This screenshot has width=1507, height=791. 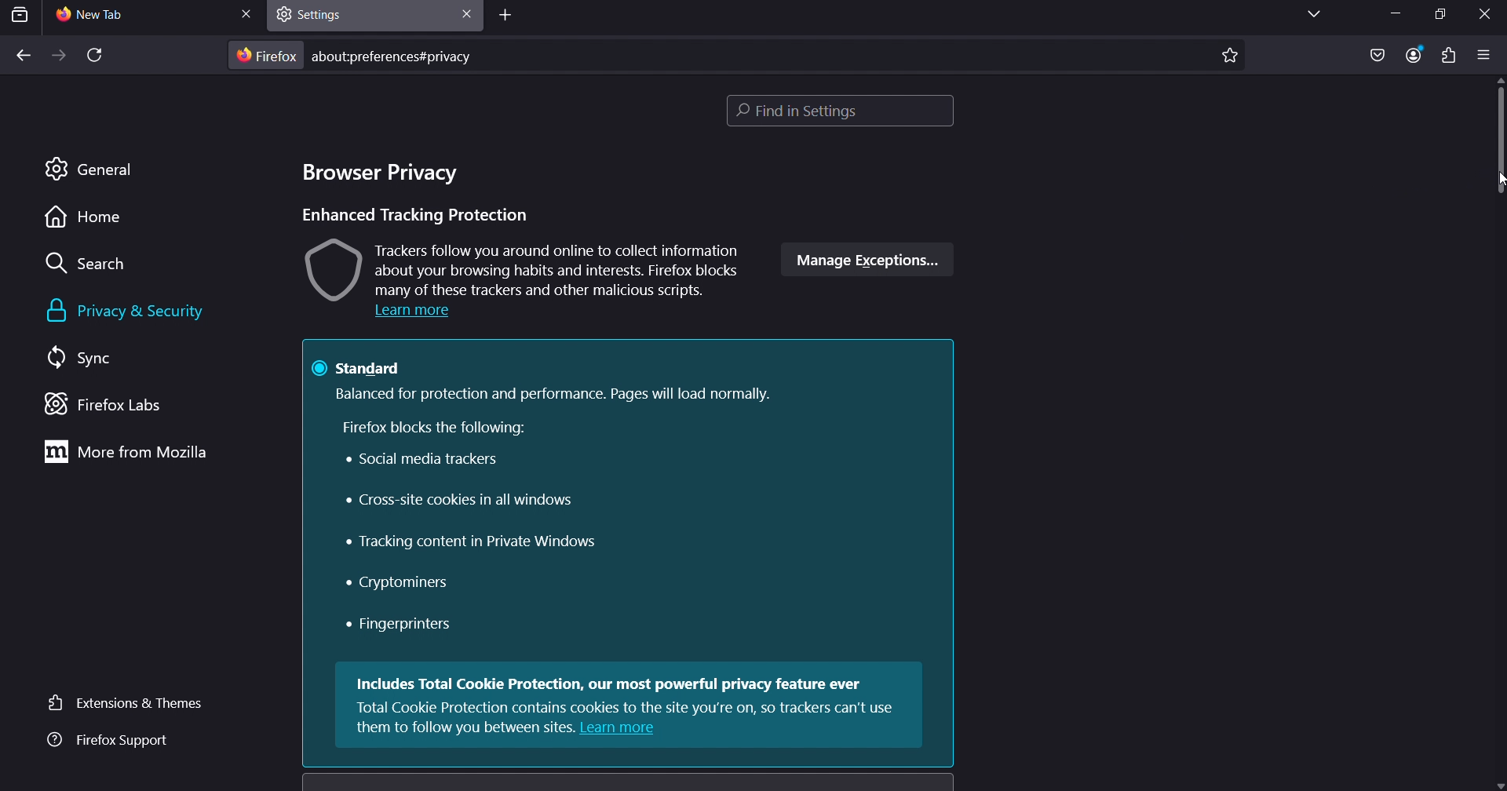 I want to click on current tab, so click(x=110, y=16).